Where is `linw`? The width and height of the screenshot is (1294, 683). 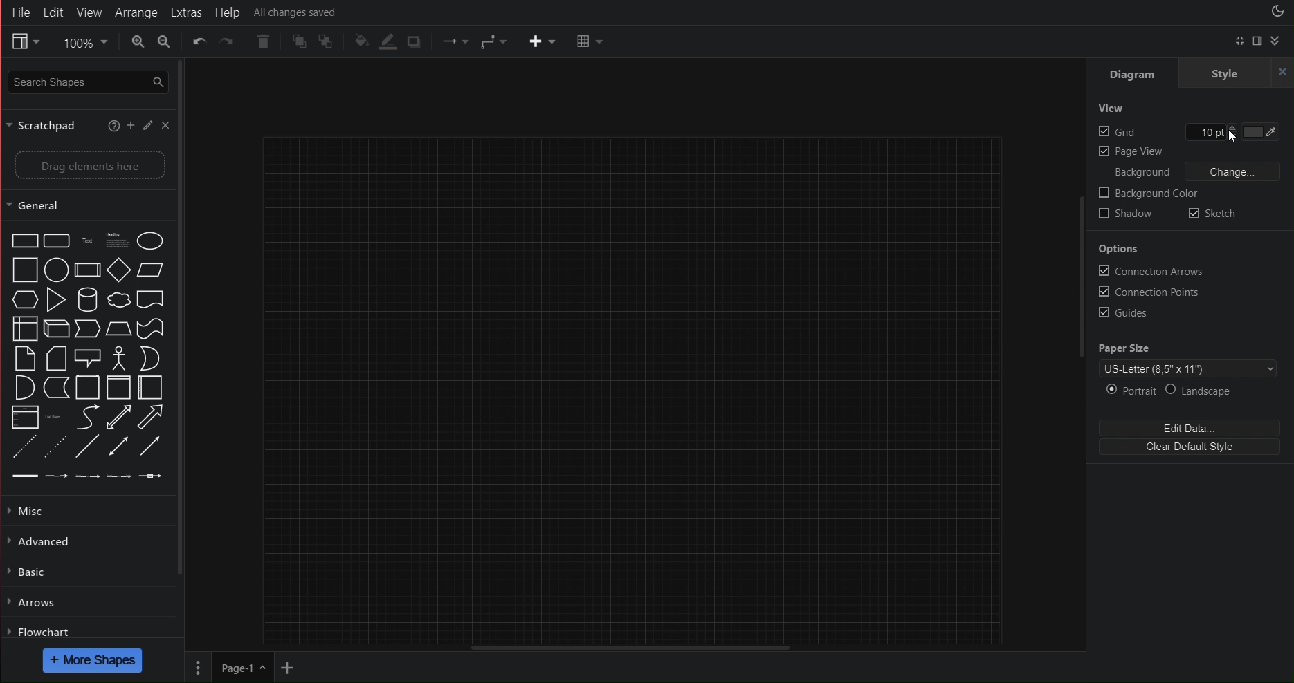
linw is located at coordinates (52, 413).